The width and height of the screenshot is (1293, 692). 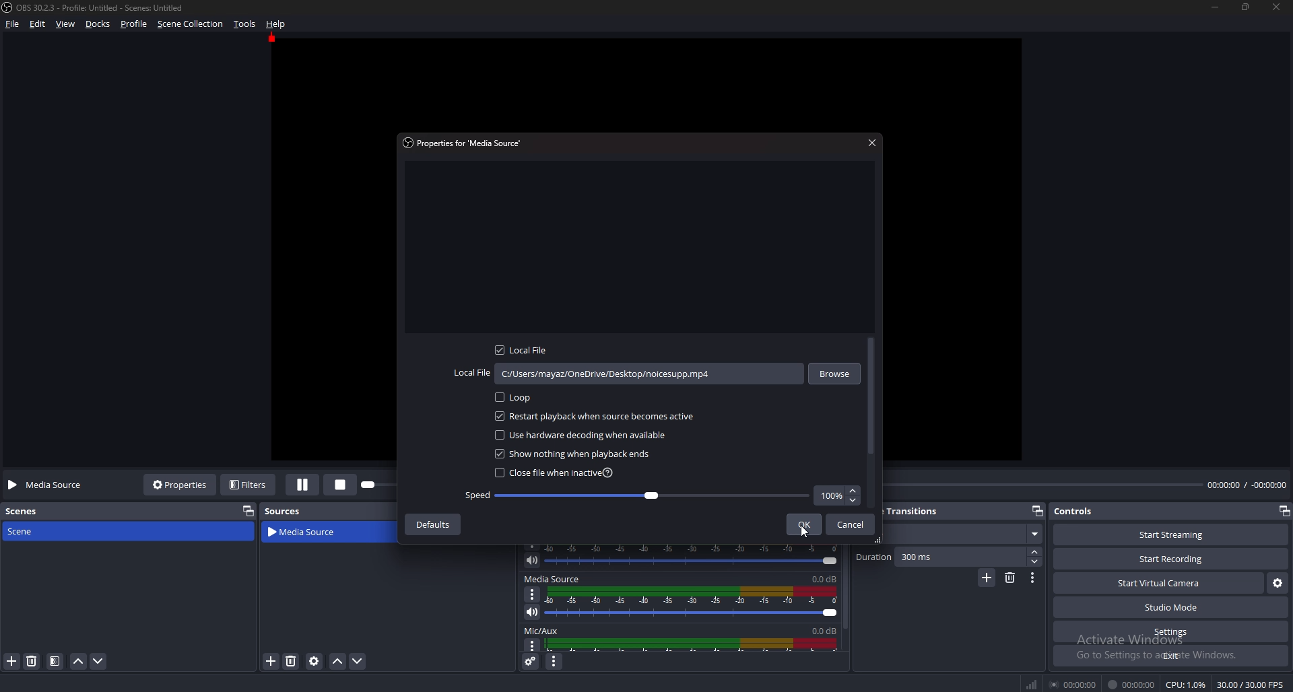 What do you see at coordinates (1032, 578) in the screenshot?
I see `Transition properties` at bounding box center [1032, 578].